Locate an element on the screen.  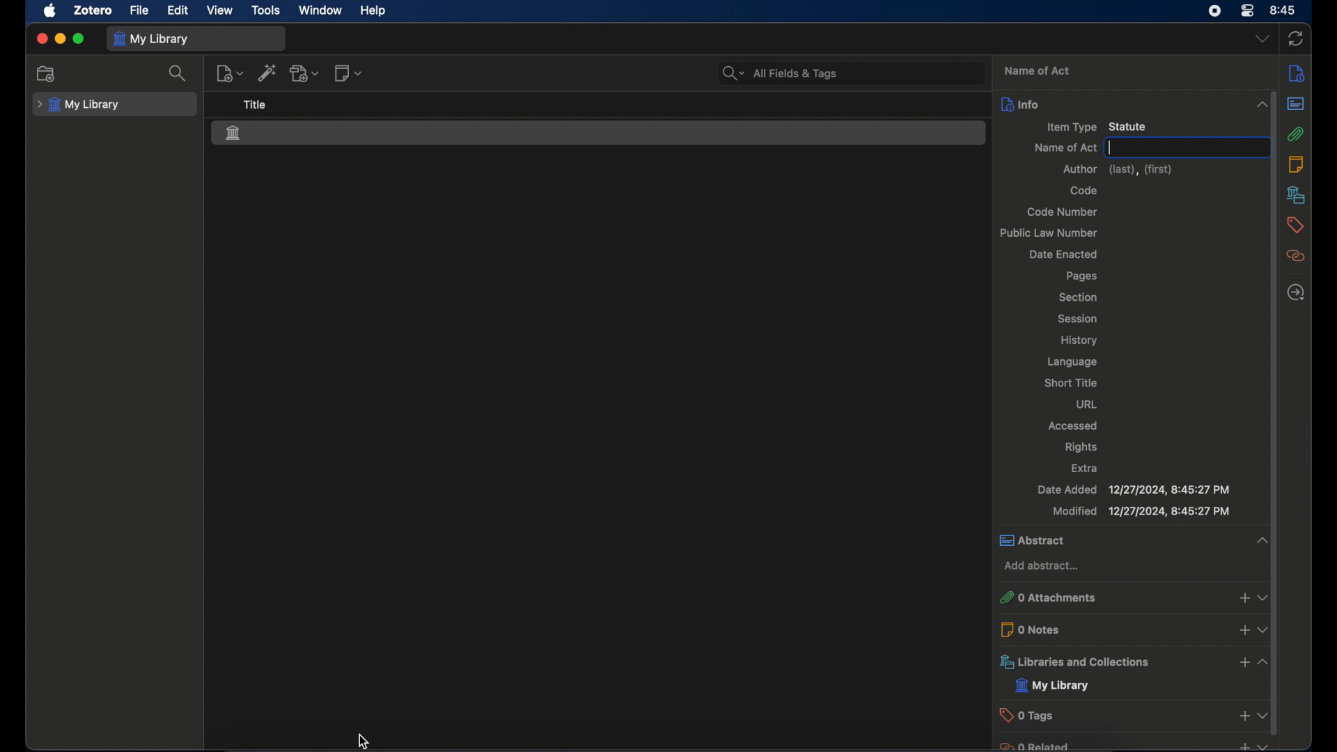
help is located at coordinates (375, 11).